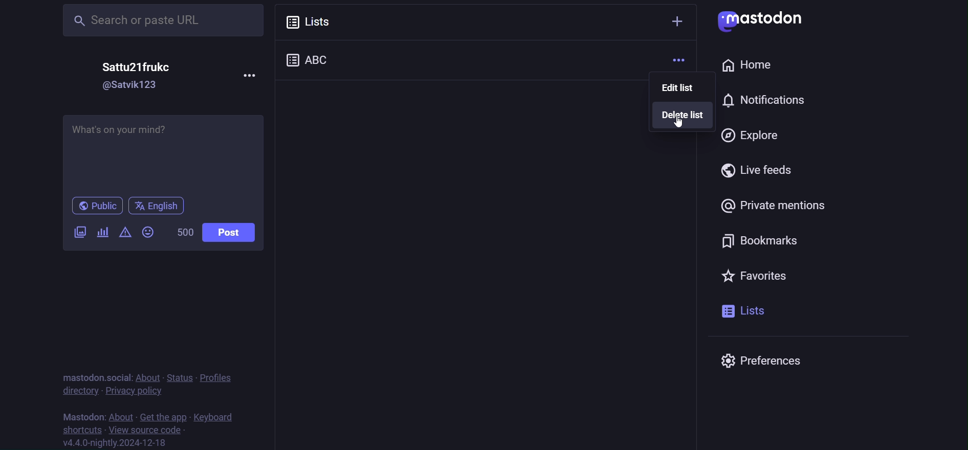  What do you see at coordinates (684, 115) in the screenshot?
I see `delete list` at bounding box center [684, 115].